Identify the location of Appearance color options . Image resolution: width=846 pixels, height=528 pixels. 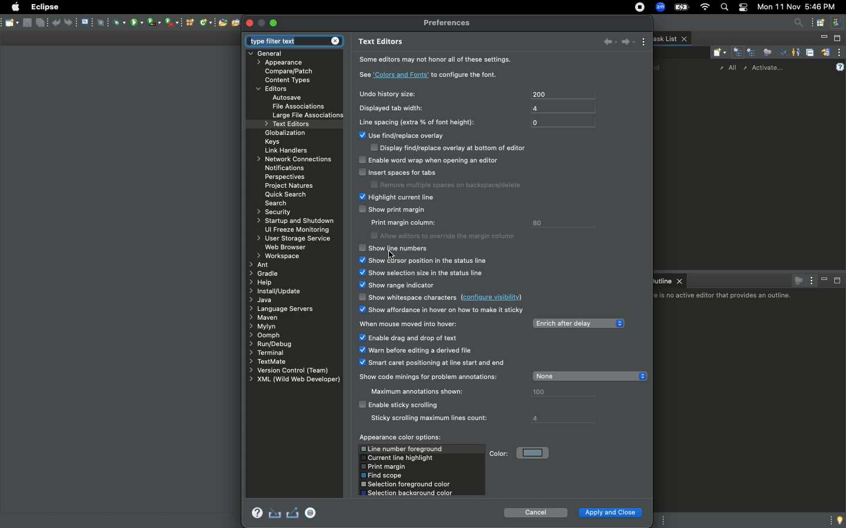
(401, 437).